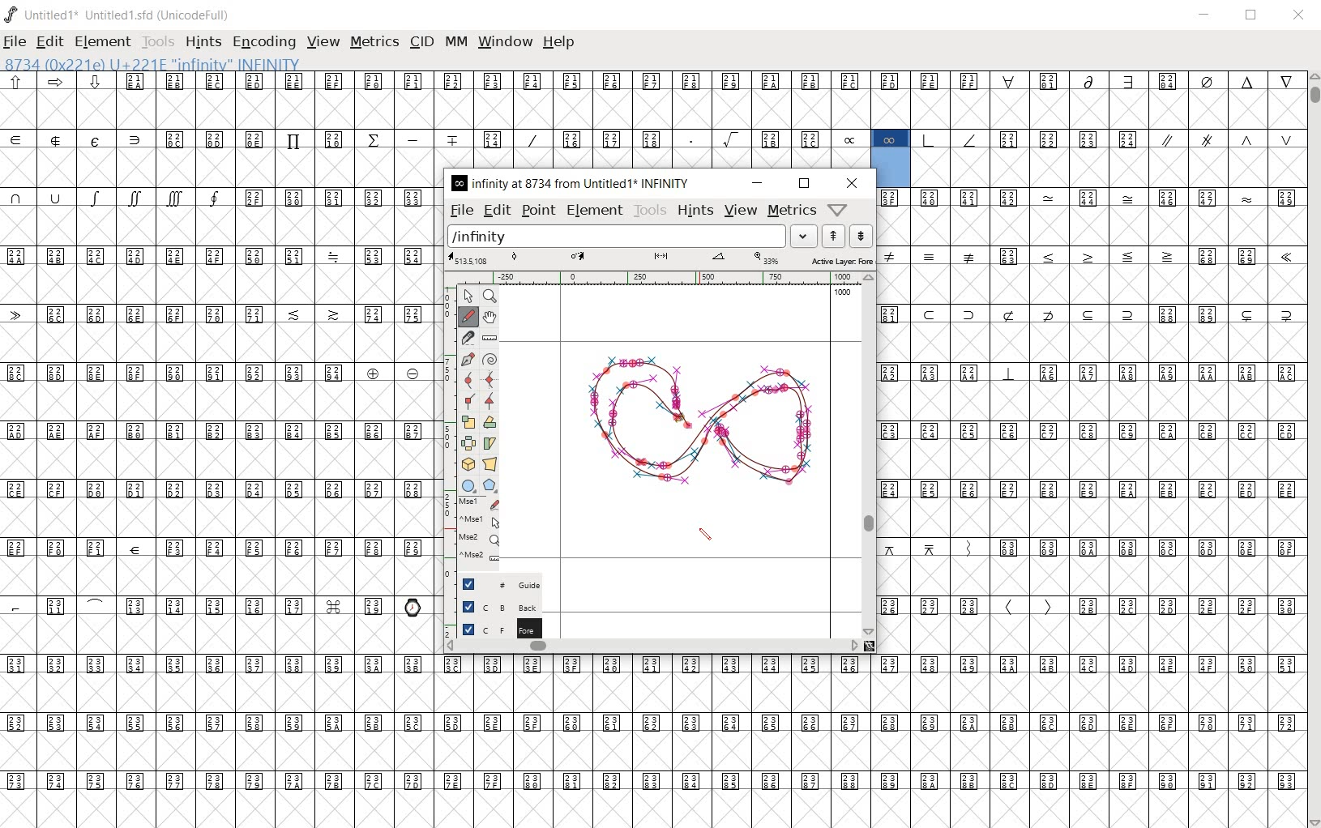 Image resolution: width=1321 pixels, height=828 pixels. I want to click on Unicode code points, so click(334, 197).